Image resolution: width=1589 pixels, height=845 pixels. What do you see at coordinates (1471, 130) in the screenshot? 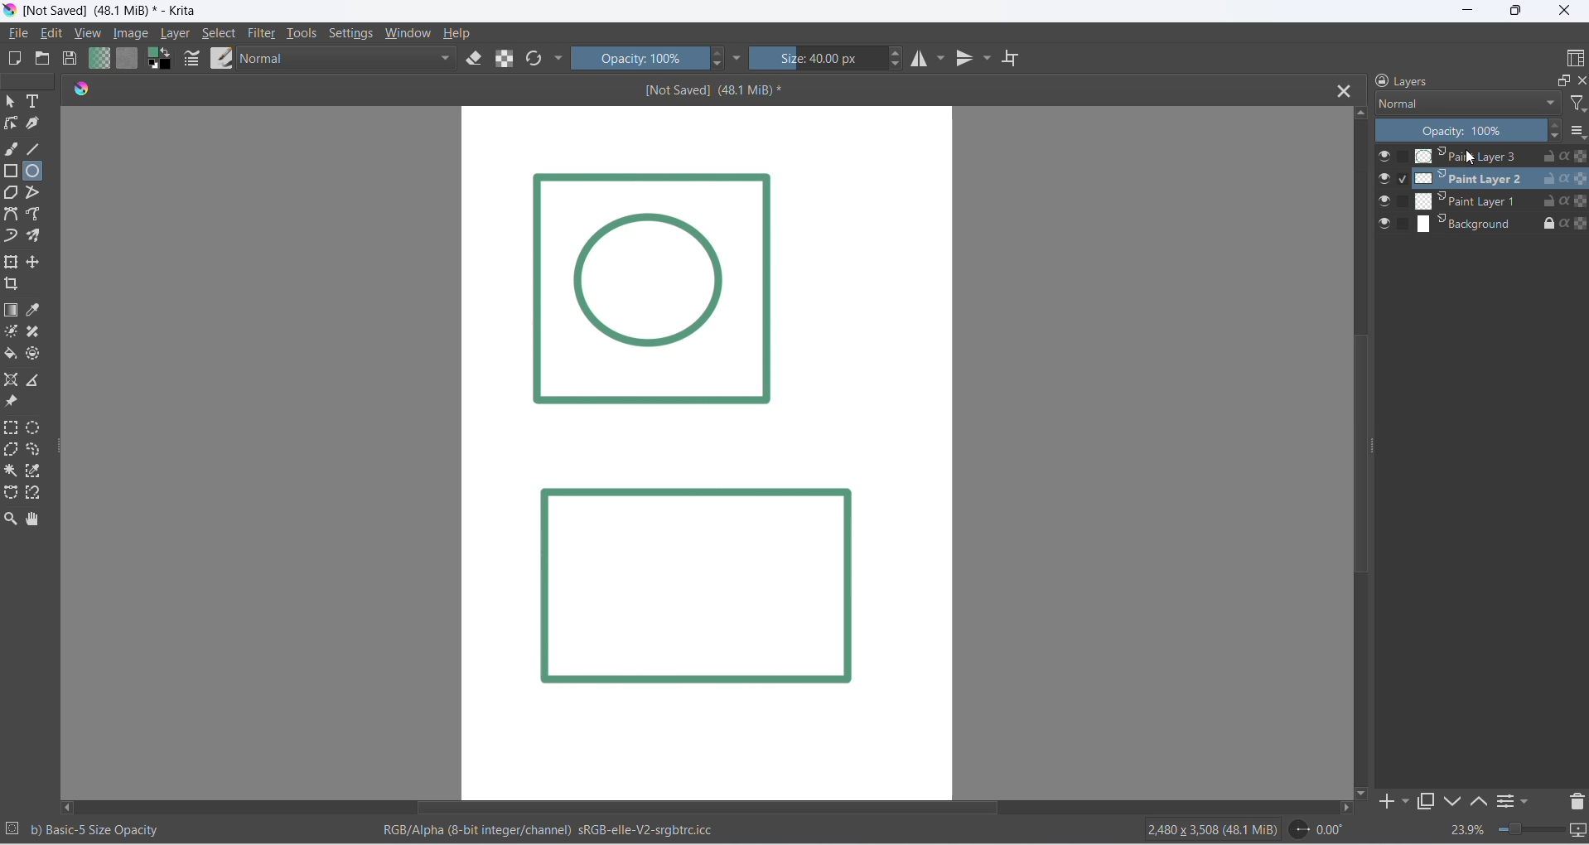
I see `opacity` at bounding box center [1471, 130].